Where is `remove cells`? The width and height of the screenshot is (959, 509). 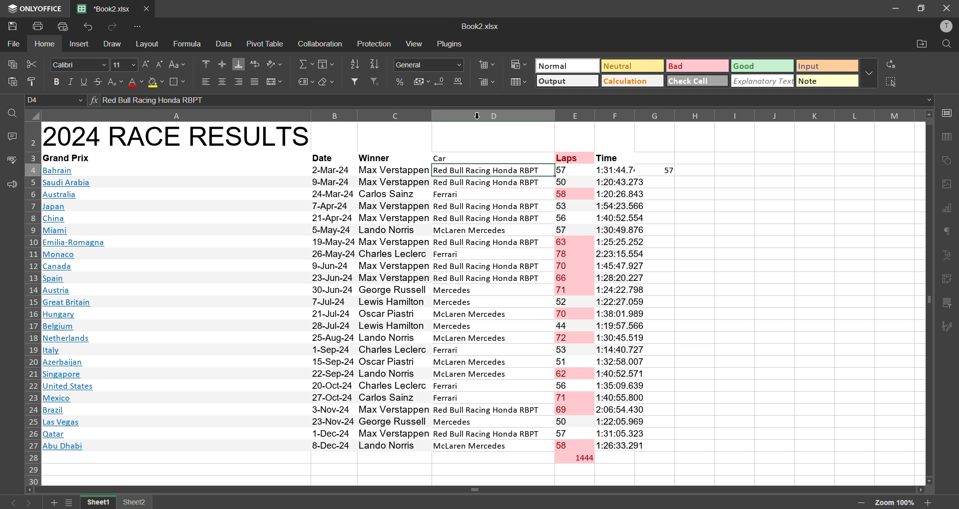
remove cells is located at coordinates (487, 84).